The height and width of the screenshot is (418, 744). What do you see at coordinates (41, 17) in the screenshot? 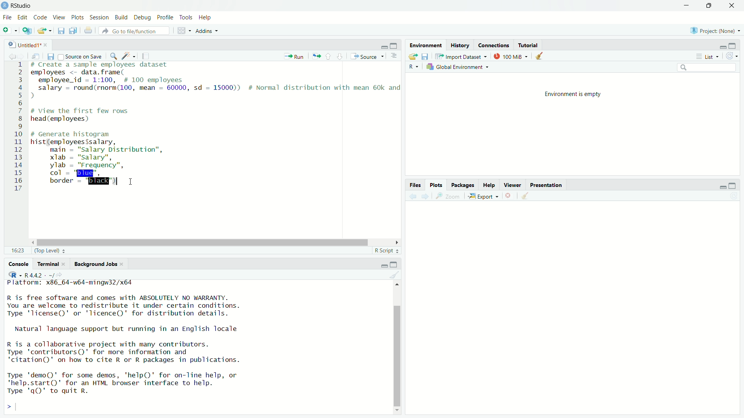
I see `Code` at bounding box center [41, 17].